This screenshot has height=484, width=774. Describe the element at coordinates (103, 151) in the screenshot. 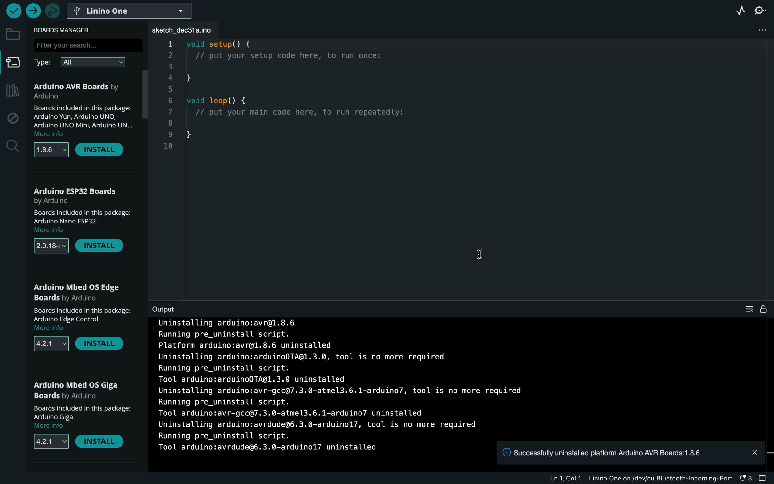

I see `remove` at that location.